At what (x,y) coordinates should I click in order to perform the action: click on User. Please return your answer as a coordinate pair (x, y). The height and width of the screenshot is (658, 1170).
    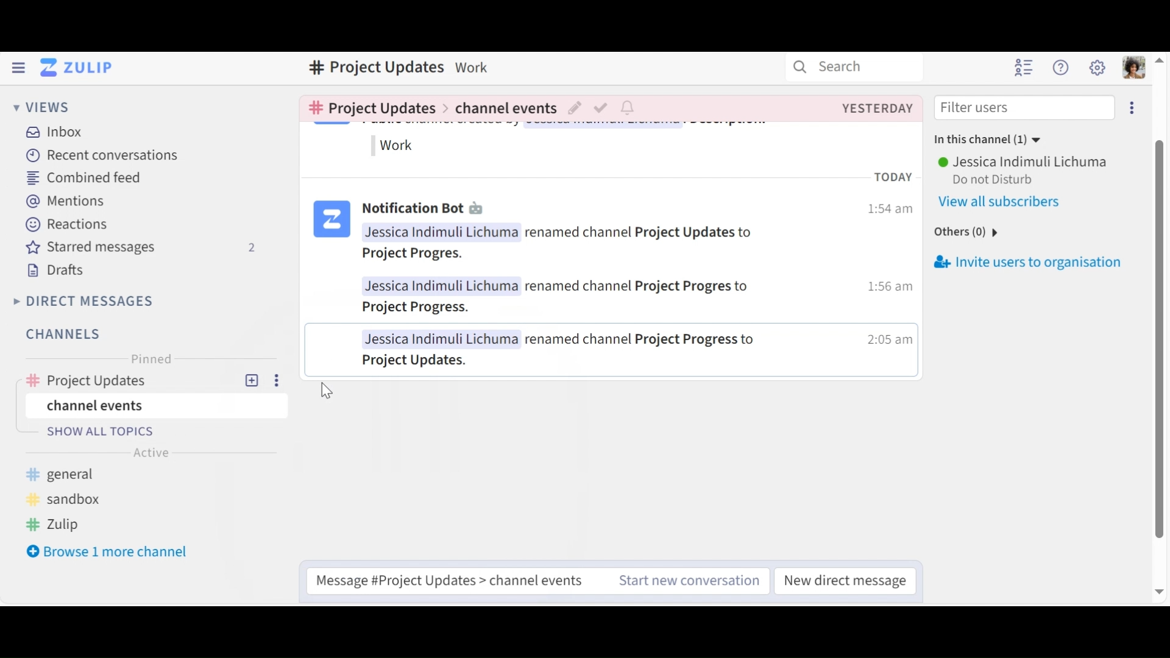
    Looking at the image, I should click on (1022, 163).